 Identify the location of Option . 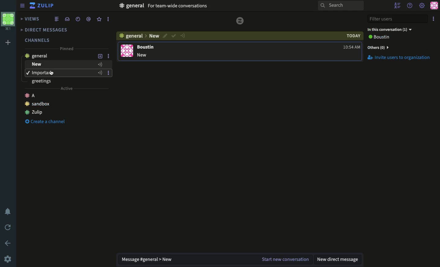
(433, 19).